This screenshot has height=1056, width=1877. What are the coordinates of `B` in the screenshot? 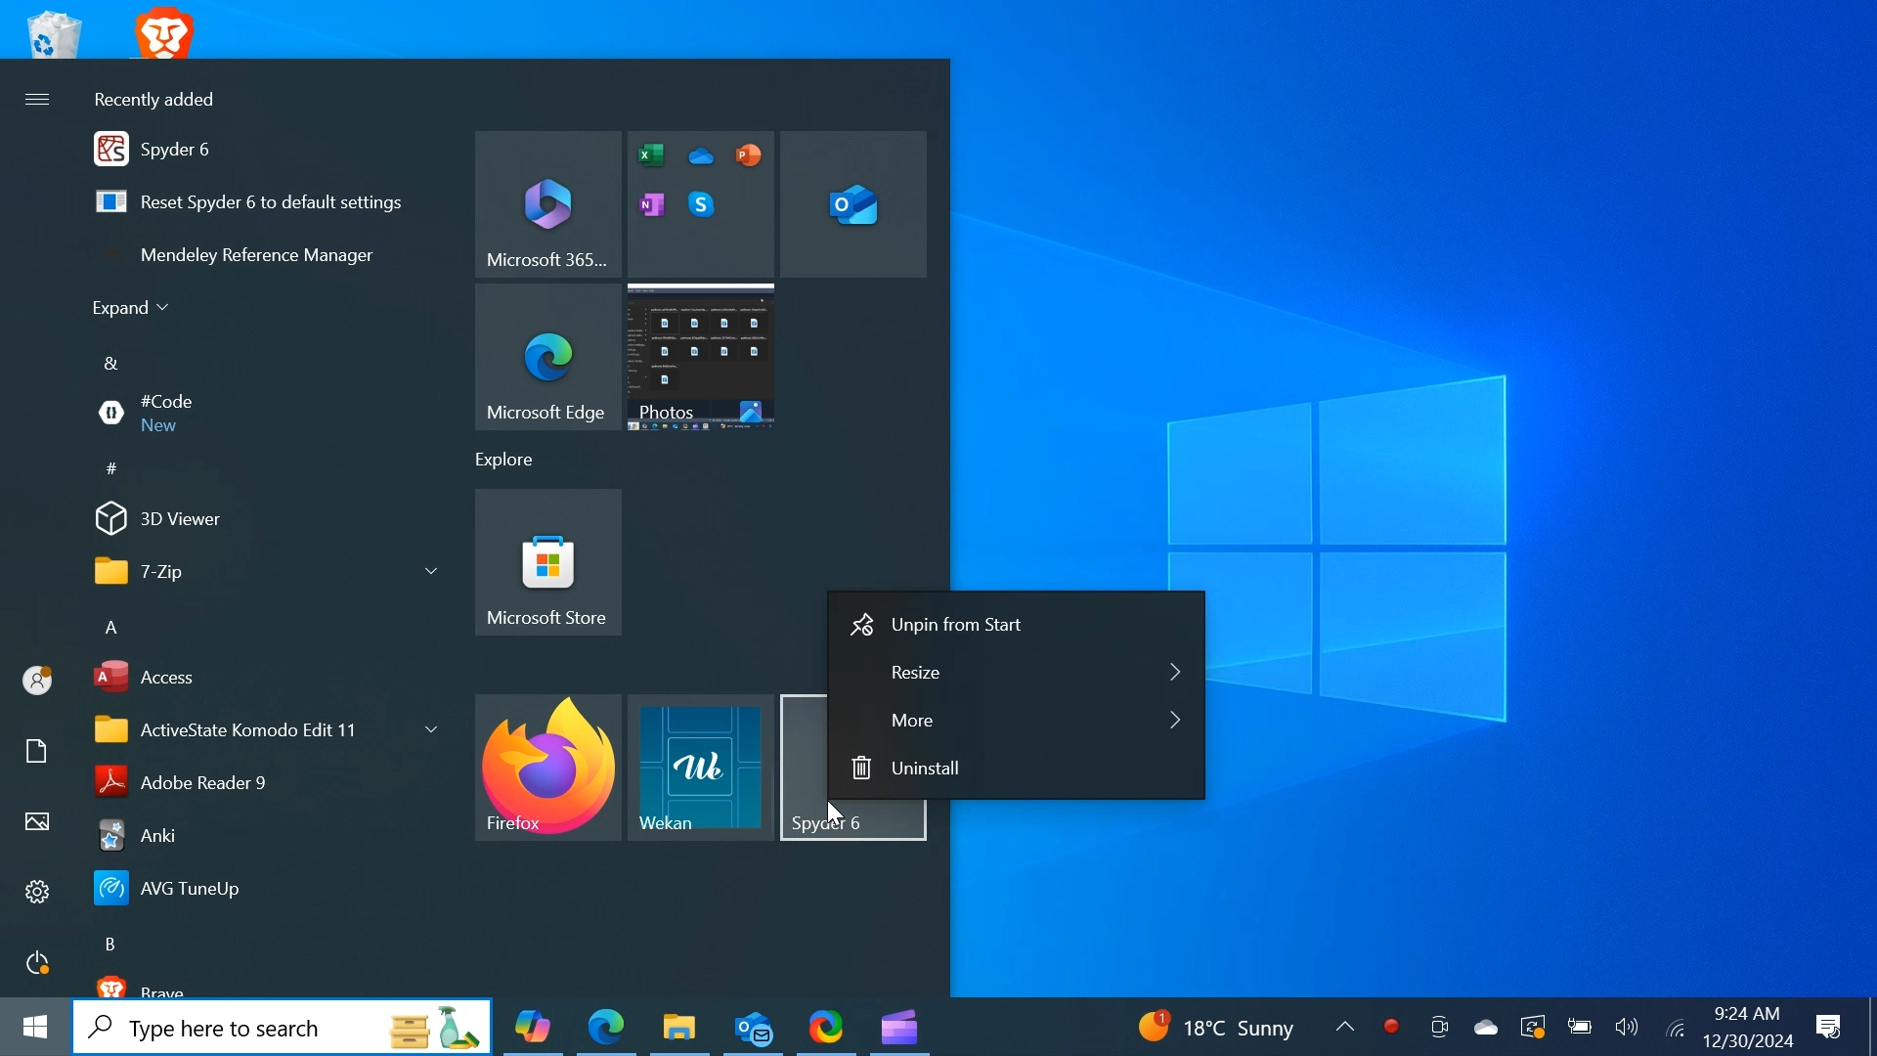 It's located at (112, 944).